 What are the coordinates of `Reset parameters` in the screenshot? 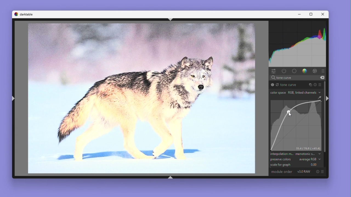 It's located at (315, 85).